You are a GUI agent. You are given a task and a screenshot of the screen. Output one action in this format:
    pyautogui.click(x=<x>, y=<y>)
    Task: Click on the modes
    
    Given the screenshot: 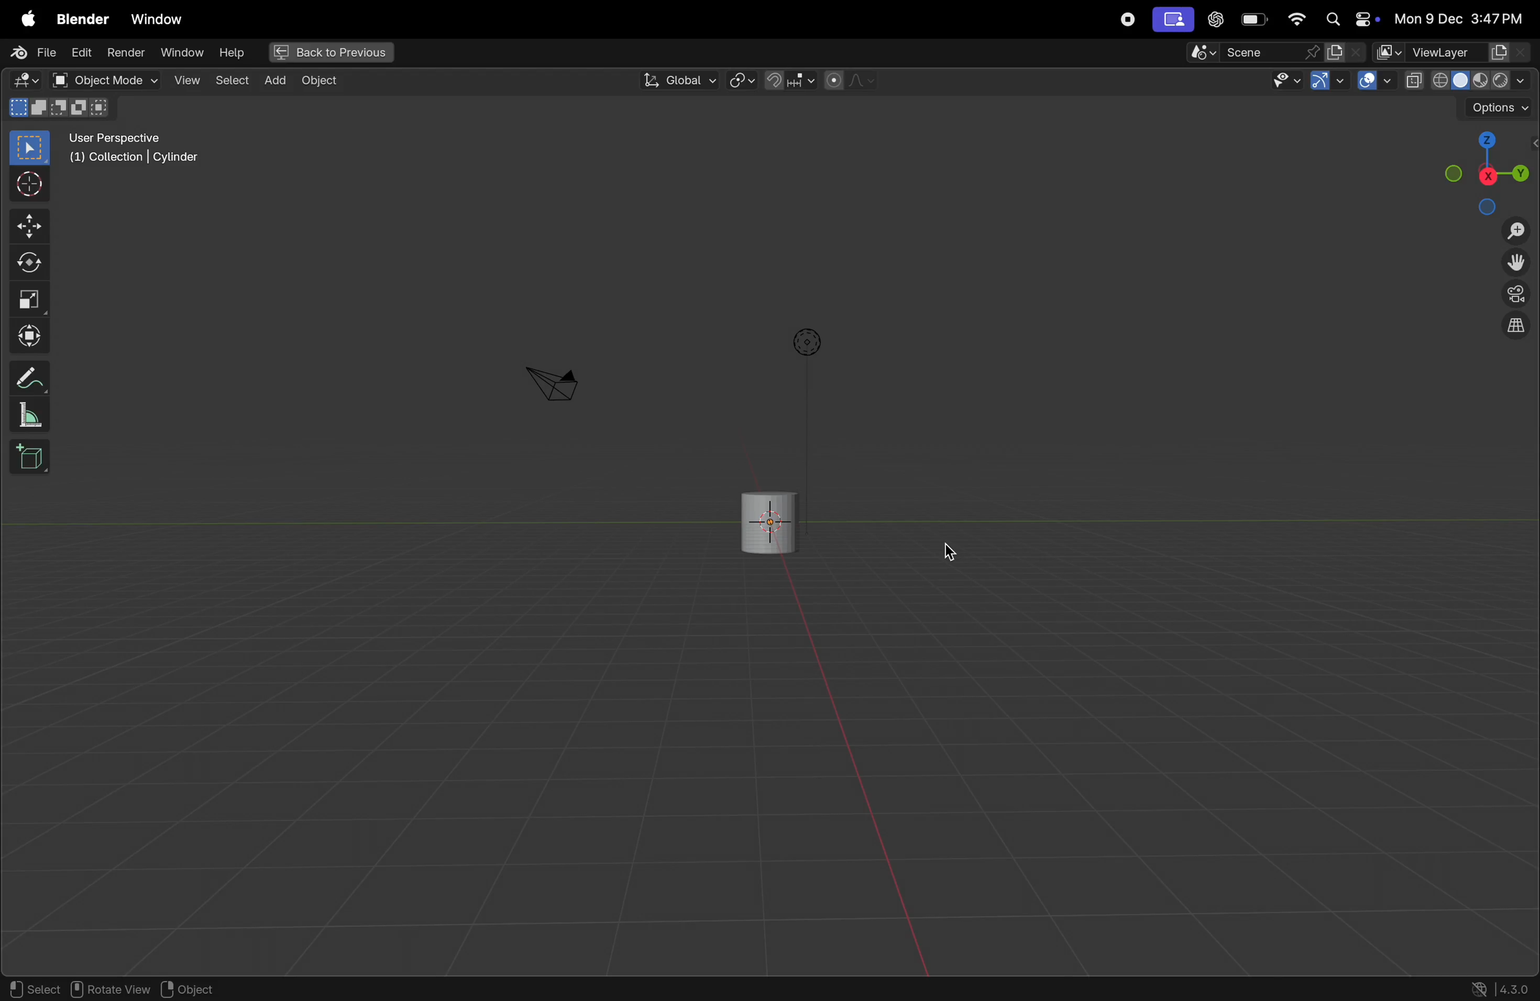 What is the action you would take?
    pyautogui.click(x=63, y=109)
    